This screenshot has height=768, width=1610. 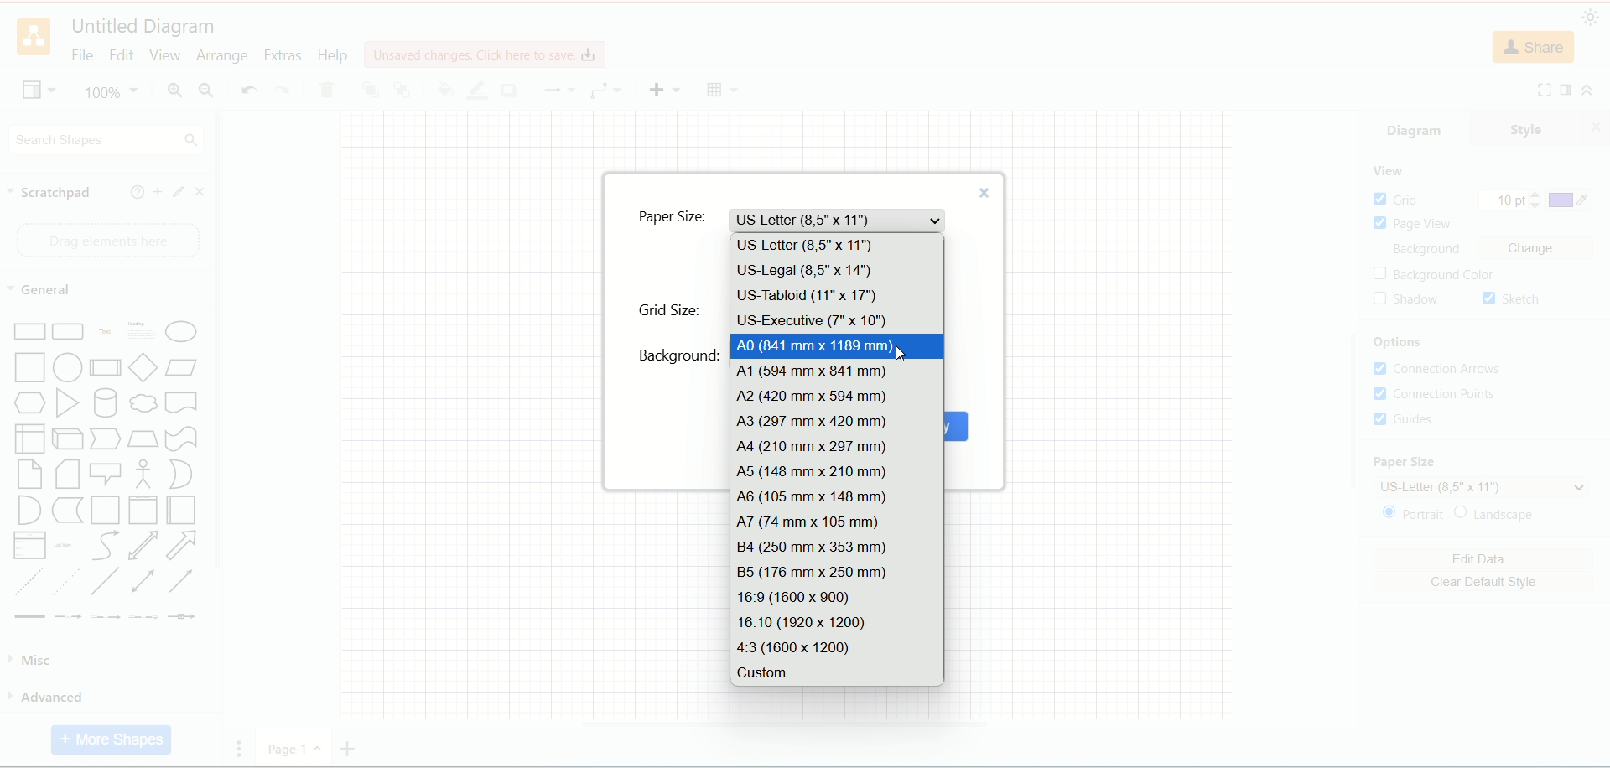 I want to click on scratch pad, so click(x=50, y=194).